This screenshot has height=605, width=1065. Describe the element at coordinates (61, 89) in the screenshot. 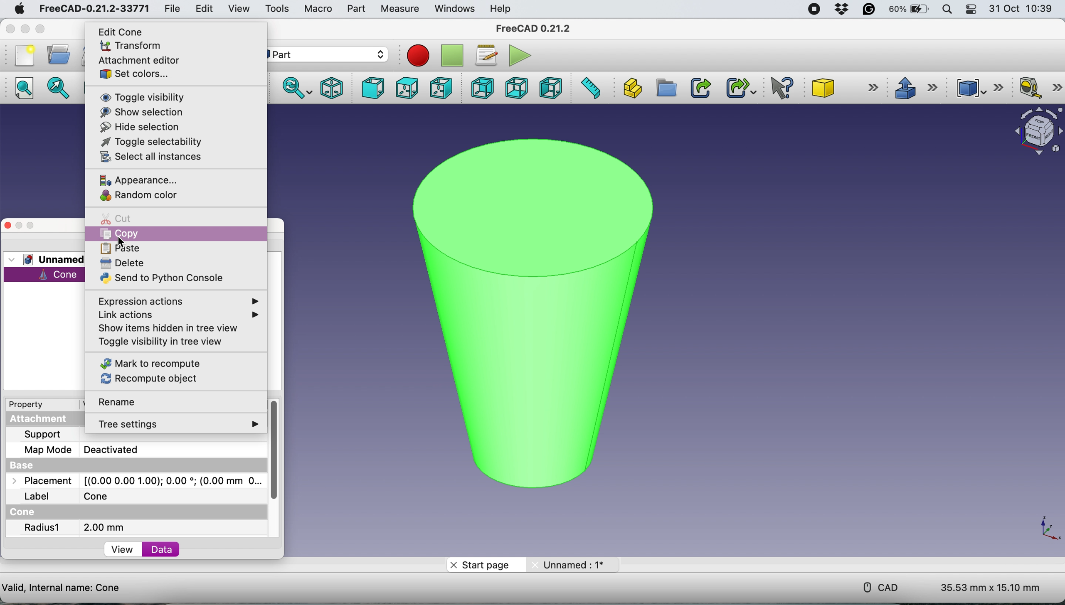

I see `fit selection` at that location.